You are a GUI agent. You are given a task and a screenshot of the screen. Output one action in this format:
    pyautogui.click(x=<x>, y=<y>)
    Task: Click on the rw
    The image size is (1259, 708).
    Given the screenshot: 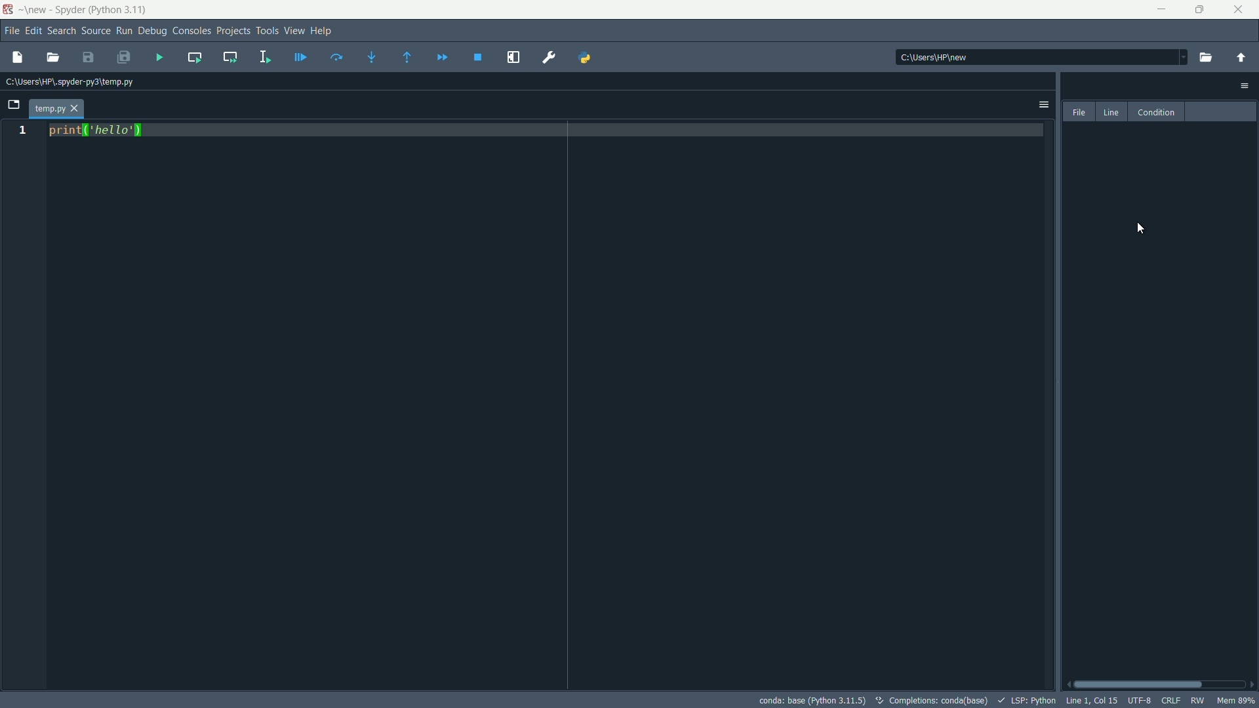 What is the action you would take?
    pyautogui.click(x=1197, y=700)
    